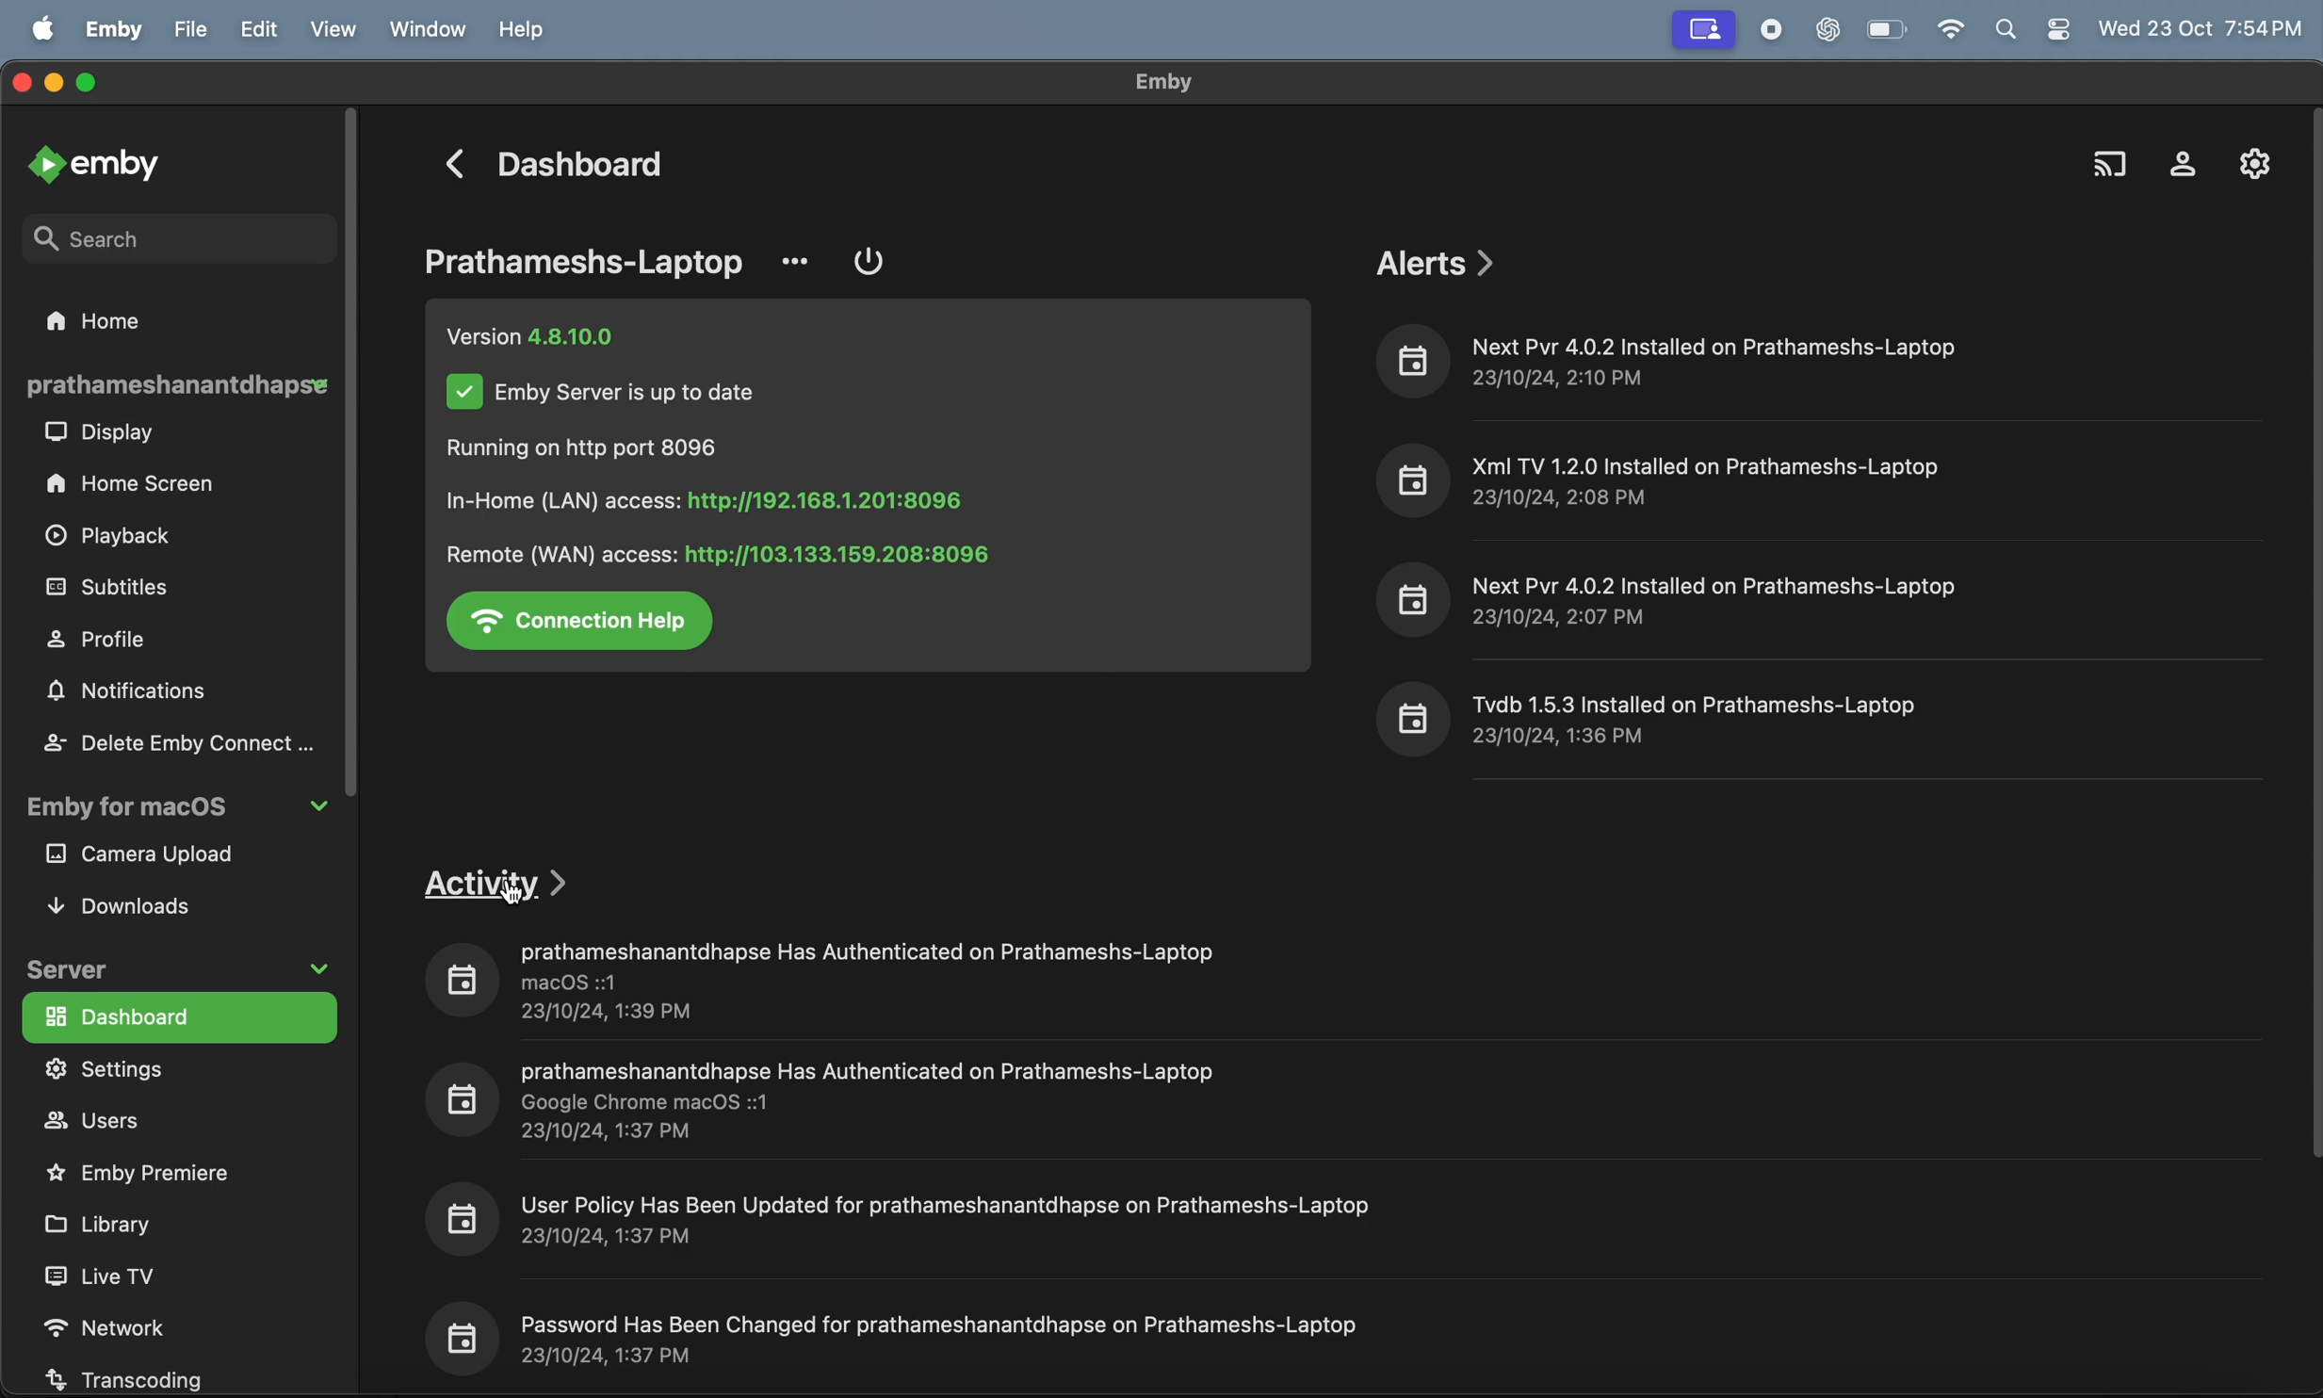  Describe the element at coordinates (1660, 719) in the screenshot. I see `i] Tvdb 1.5.3 Installed on Prathameshs-Laptop
23/10/24, 1:36 PM` at that location.